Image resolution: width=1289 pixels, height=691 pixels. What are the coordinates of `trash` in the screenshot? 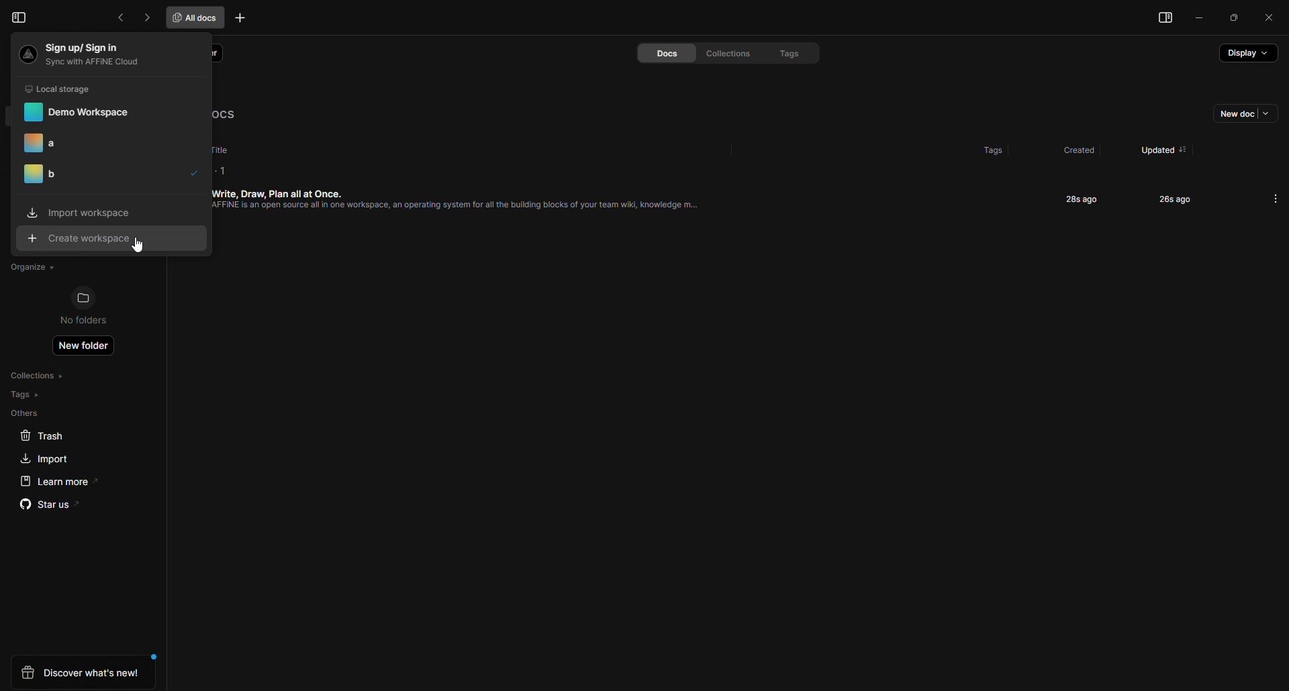 It's located at (42, 436).